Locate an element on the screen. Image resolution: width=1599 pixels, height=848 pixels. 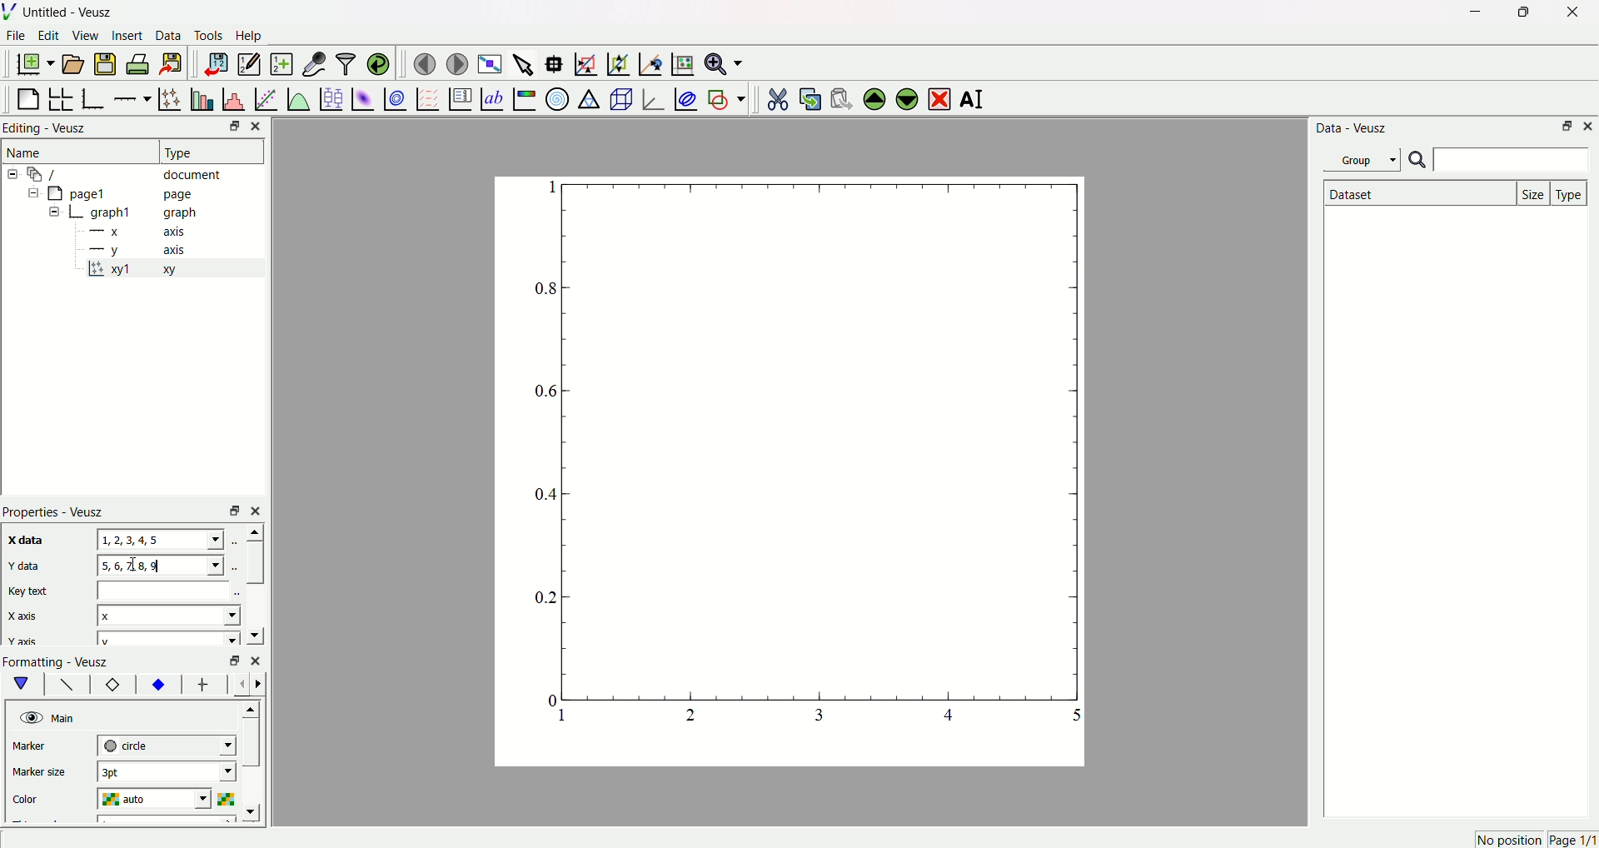
Help is located at coordinates (254, 36).